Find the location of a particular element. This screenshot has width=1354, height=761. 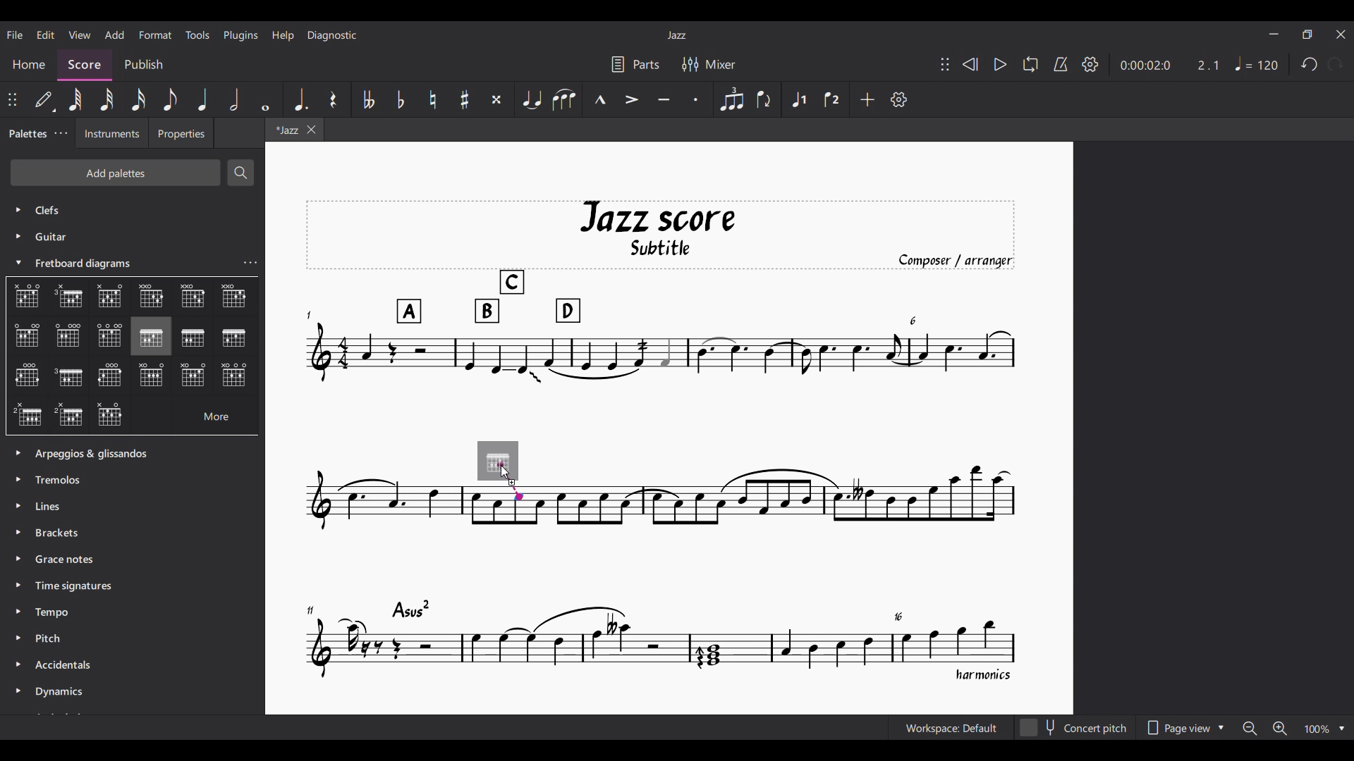

Plugins menu is located at coordinates (241, 36).